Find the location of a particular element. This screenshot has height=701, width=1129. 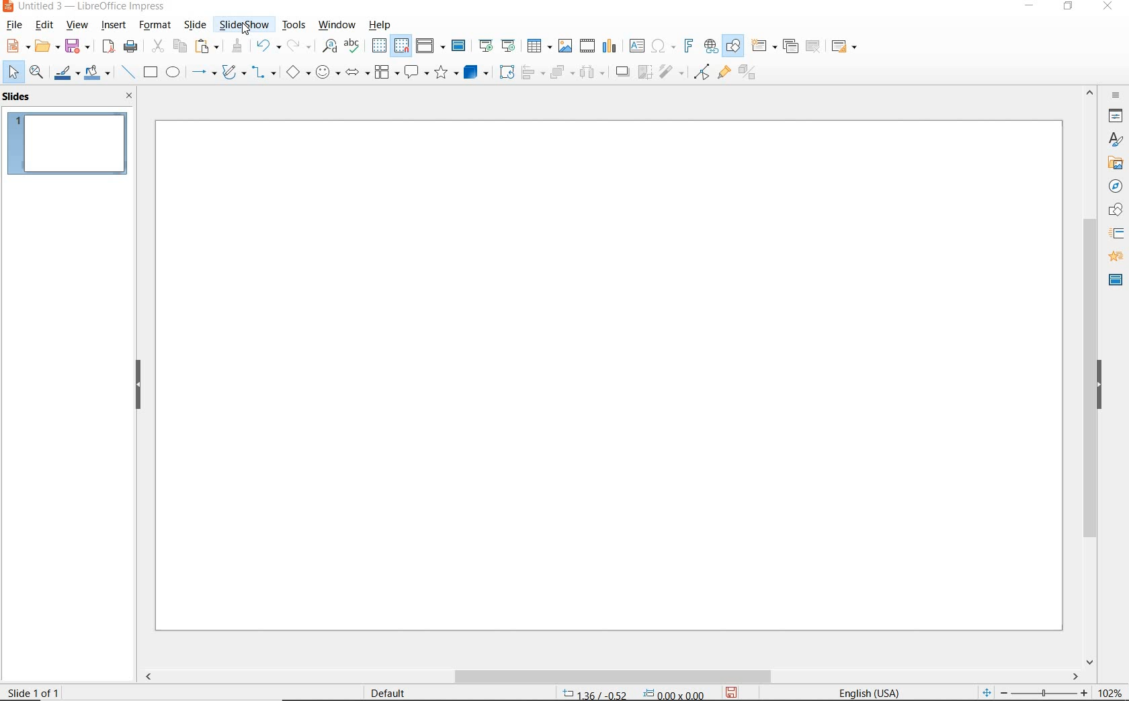

TOGGLE POINT EDIT MODE is located at coordinates (703, 71).